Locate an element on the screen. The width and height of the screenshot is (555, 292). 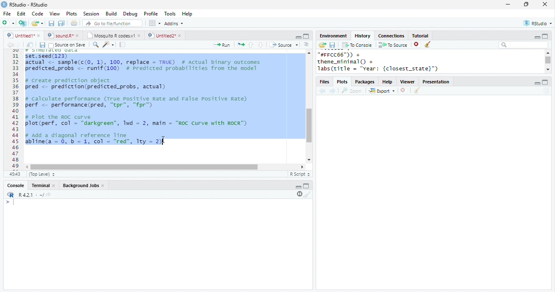
show in new window is located at coordinates (30, 45).